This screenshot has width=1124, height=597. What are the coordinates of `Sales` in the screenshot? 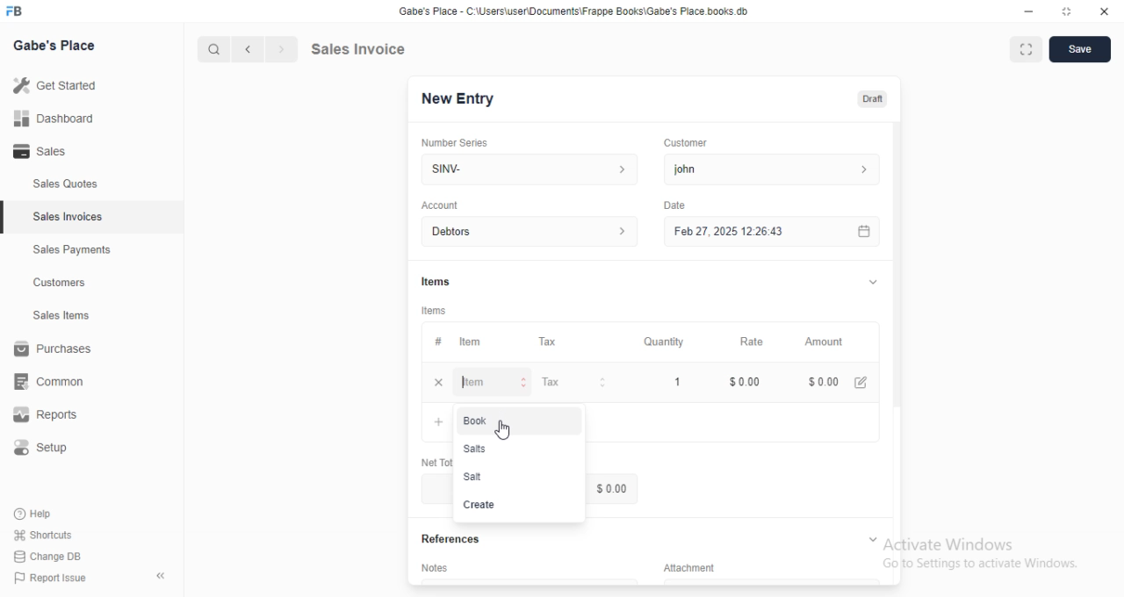 It's located at (42, 150).